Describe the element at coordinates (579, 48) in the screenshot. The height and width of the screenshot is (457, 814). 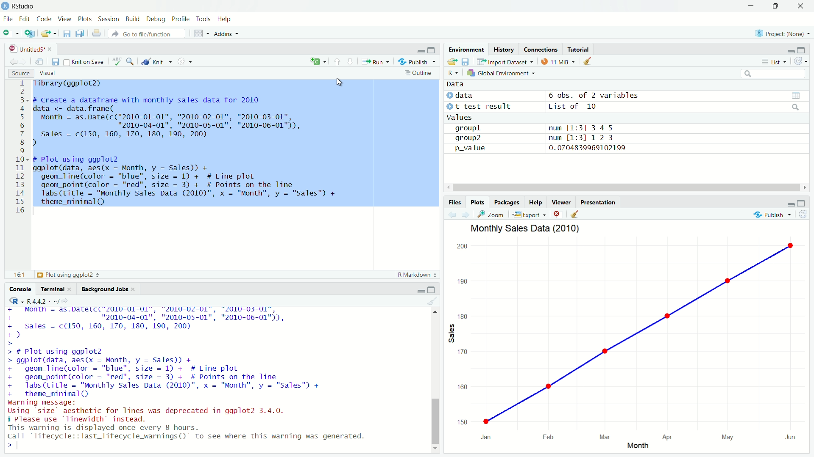
I see `Tutorial` at that location.